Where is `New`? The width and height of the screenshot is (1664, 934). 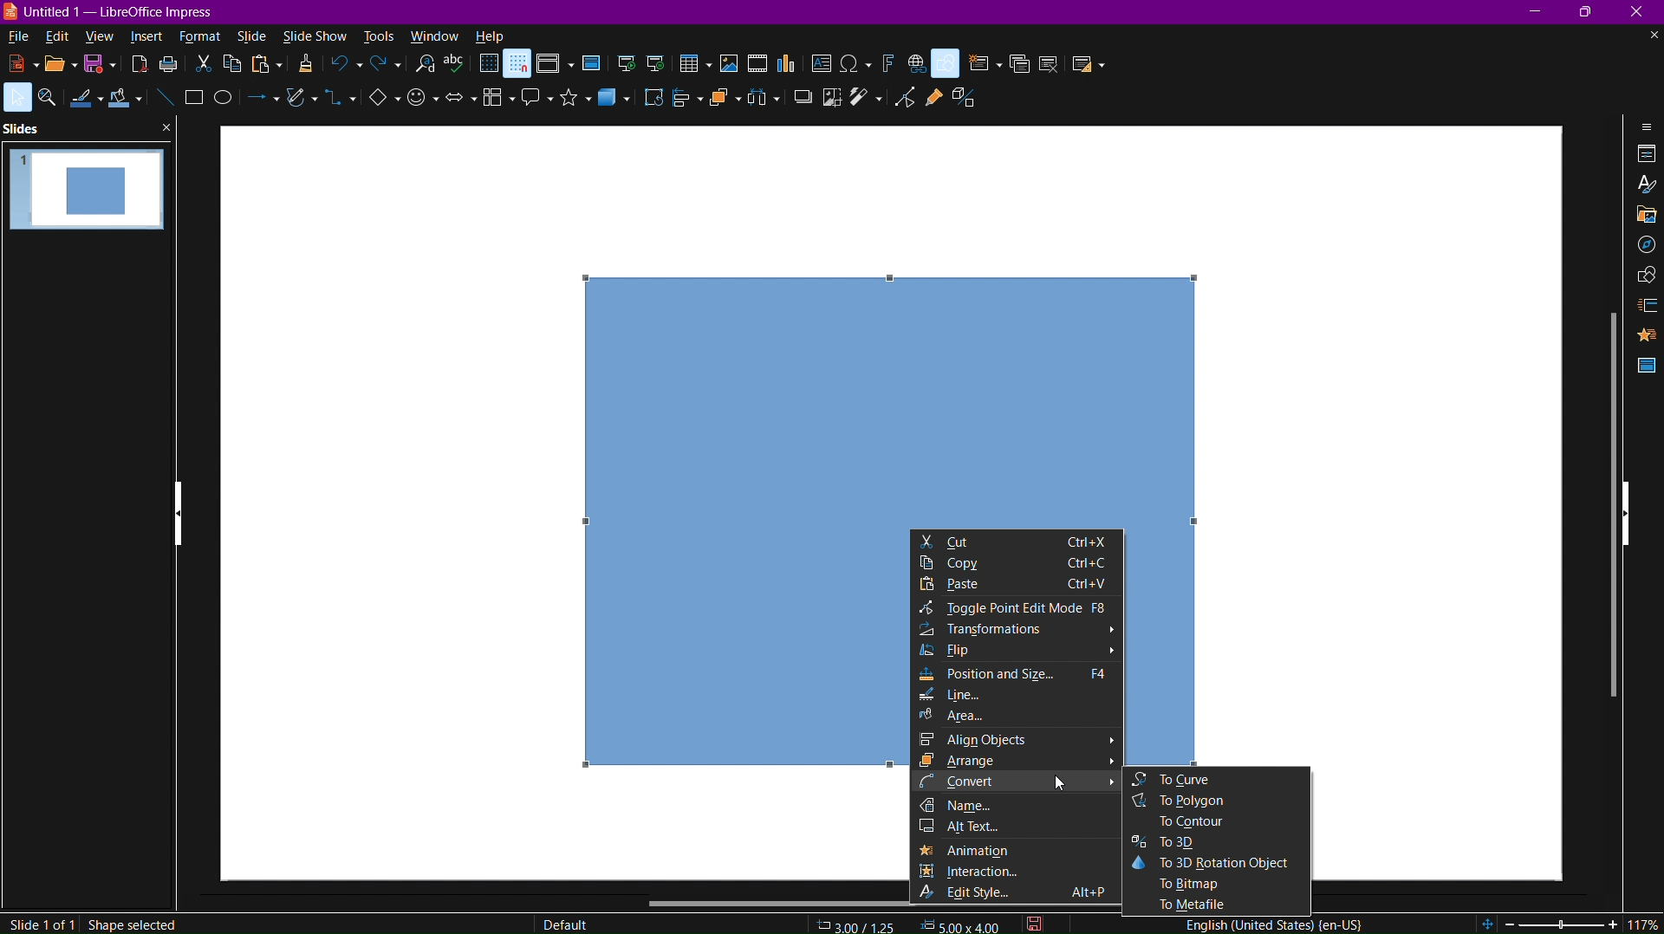 New is located at coordinates (16, 62).